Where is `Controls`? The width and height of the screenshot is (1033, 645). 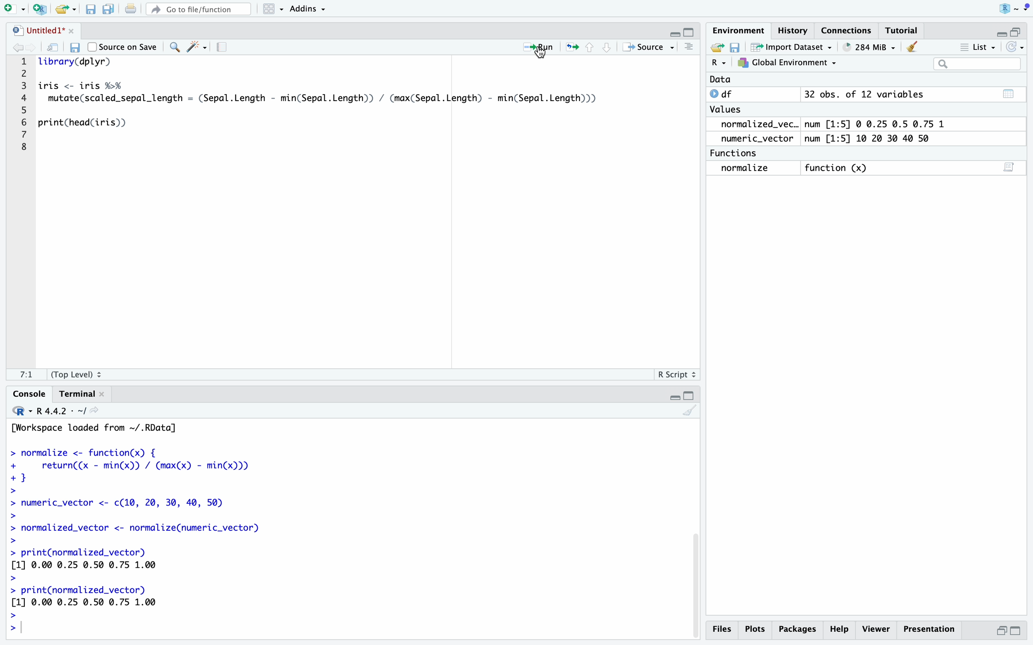 Controls is located at coordinates (589, 46).